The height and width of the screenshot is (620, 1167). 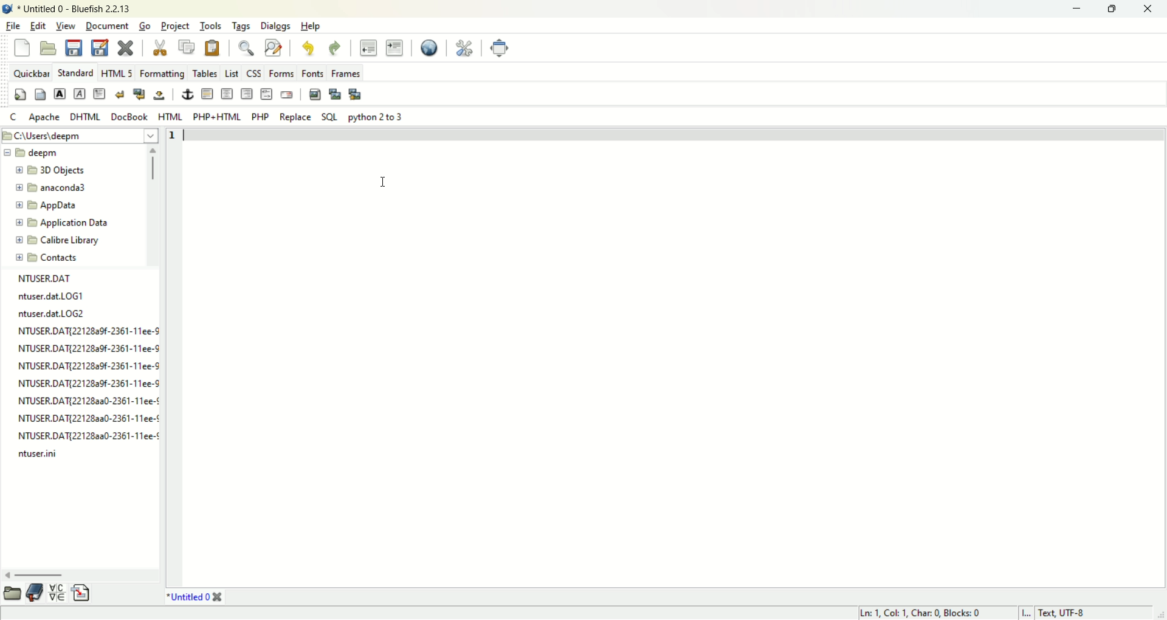 I want to click on text, UTF-8, so click(x=1066, y=613).